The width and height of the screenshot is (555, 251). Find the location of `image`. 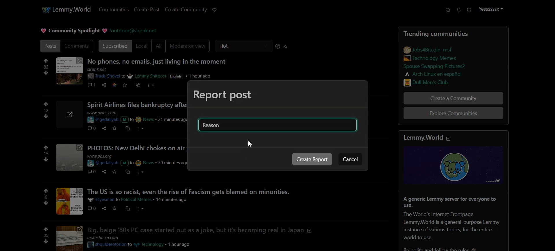

image is located at coordinates (69, 71).